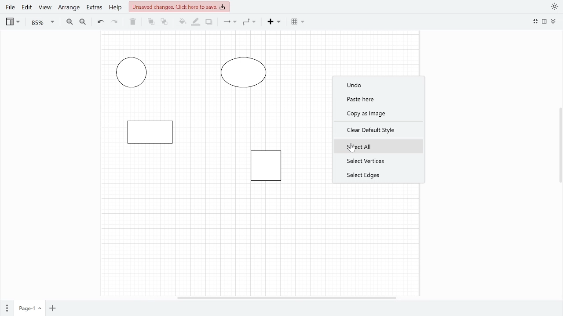  Describe the element at coordinates (208, 22) in the screenshot. I see `Shadow` at that location.